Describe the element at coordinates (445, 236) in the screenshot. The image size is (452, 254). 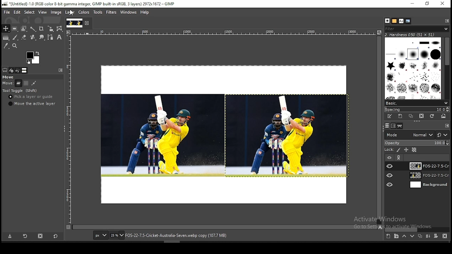
I see `delete layer` at that location.